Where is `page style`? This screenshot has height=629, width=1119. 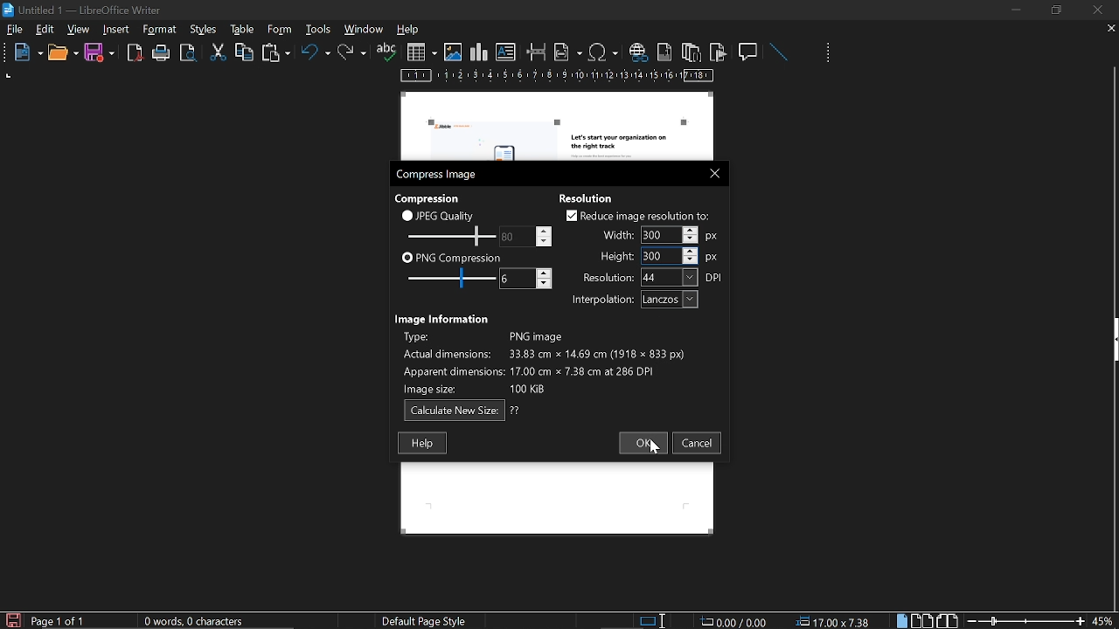 page style is located at coordinates (427, 620).